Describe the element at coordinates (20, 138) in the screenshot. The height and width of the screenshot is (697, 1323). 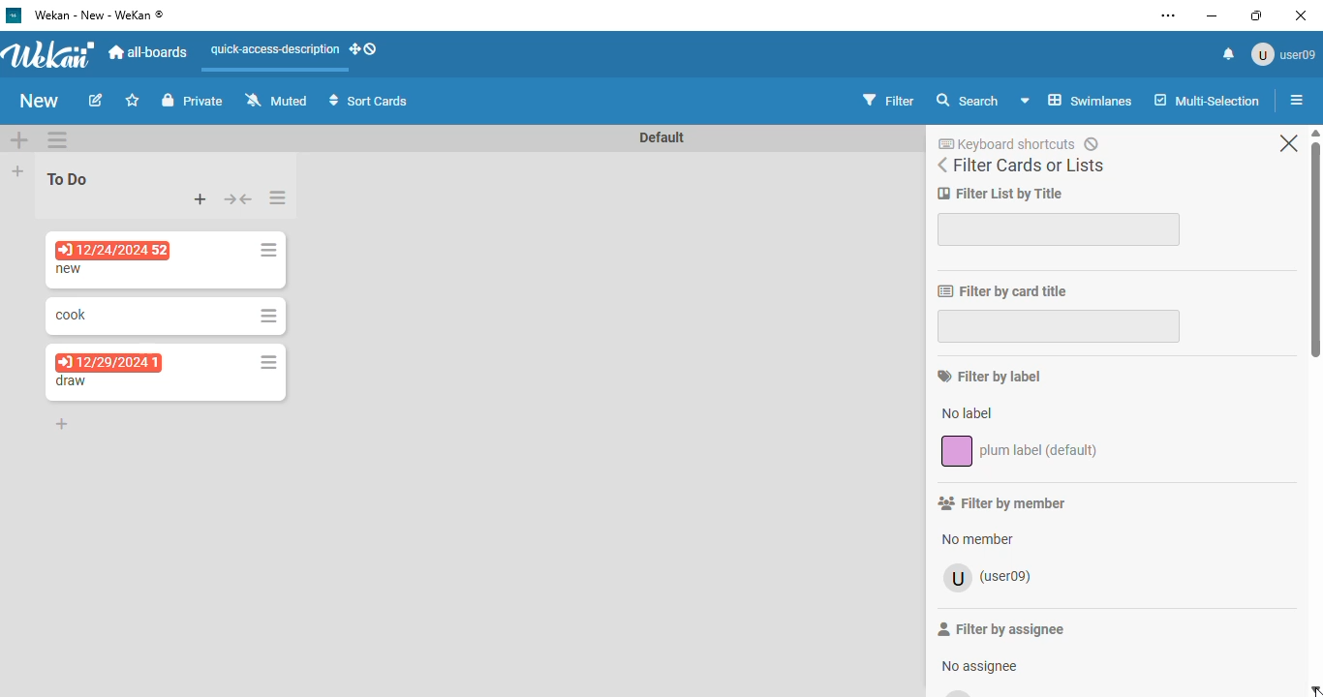
I see `add swimlane` at that location.